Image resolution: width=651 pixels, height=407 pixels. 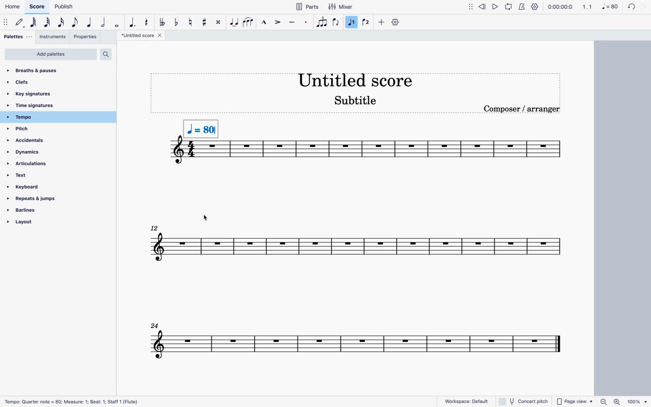 What do you see at coordinates (43, 211) in the screenshot?
I see `barlines` at bounding box center [43, 211].